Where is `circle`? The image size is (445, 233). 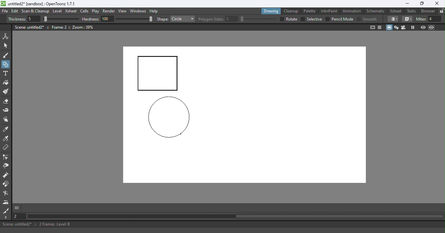 circle is located at coordinates (169, 117).